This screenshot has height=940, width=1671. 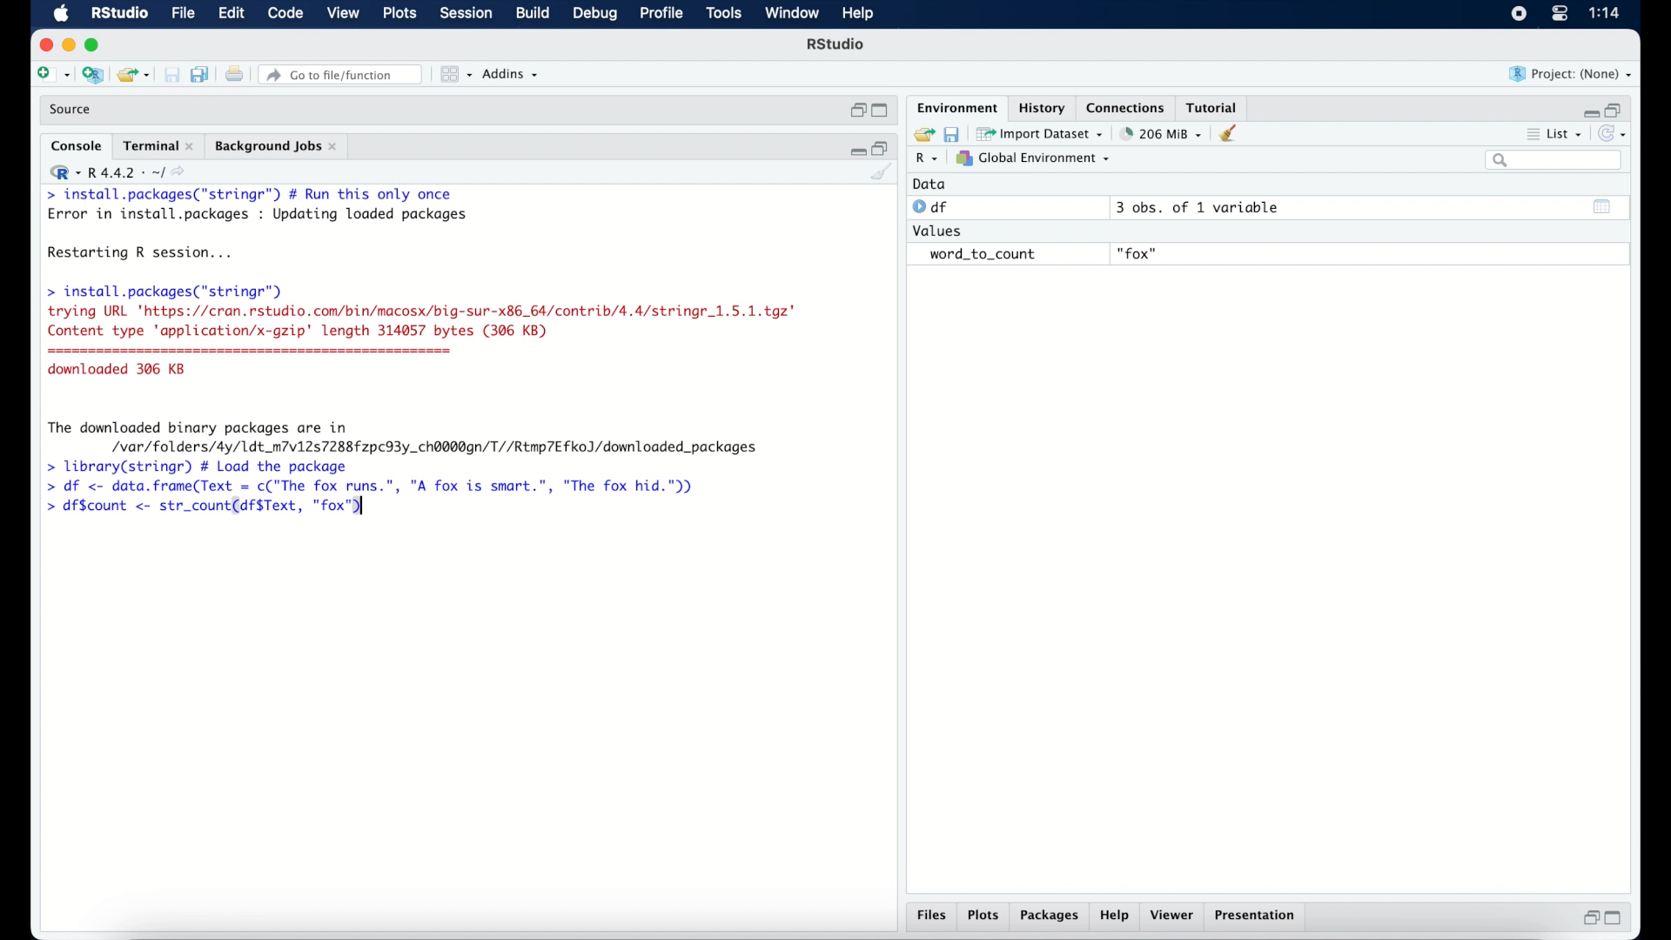 What do you see at coordinates (137, 76) in the screenshot?
I see `load existing project` at bounding box center [137, 76].